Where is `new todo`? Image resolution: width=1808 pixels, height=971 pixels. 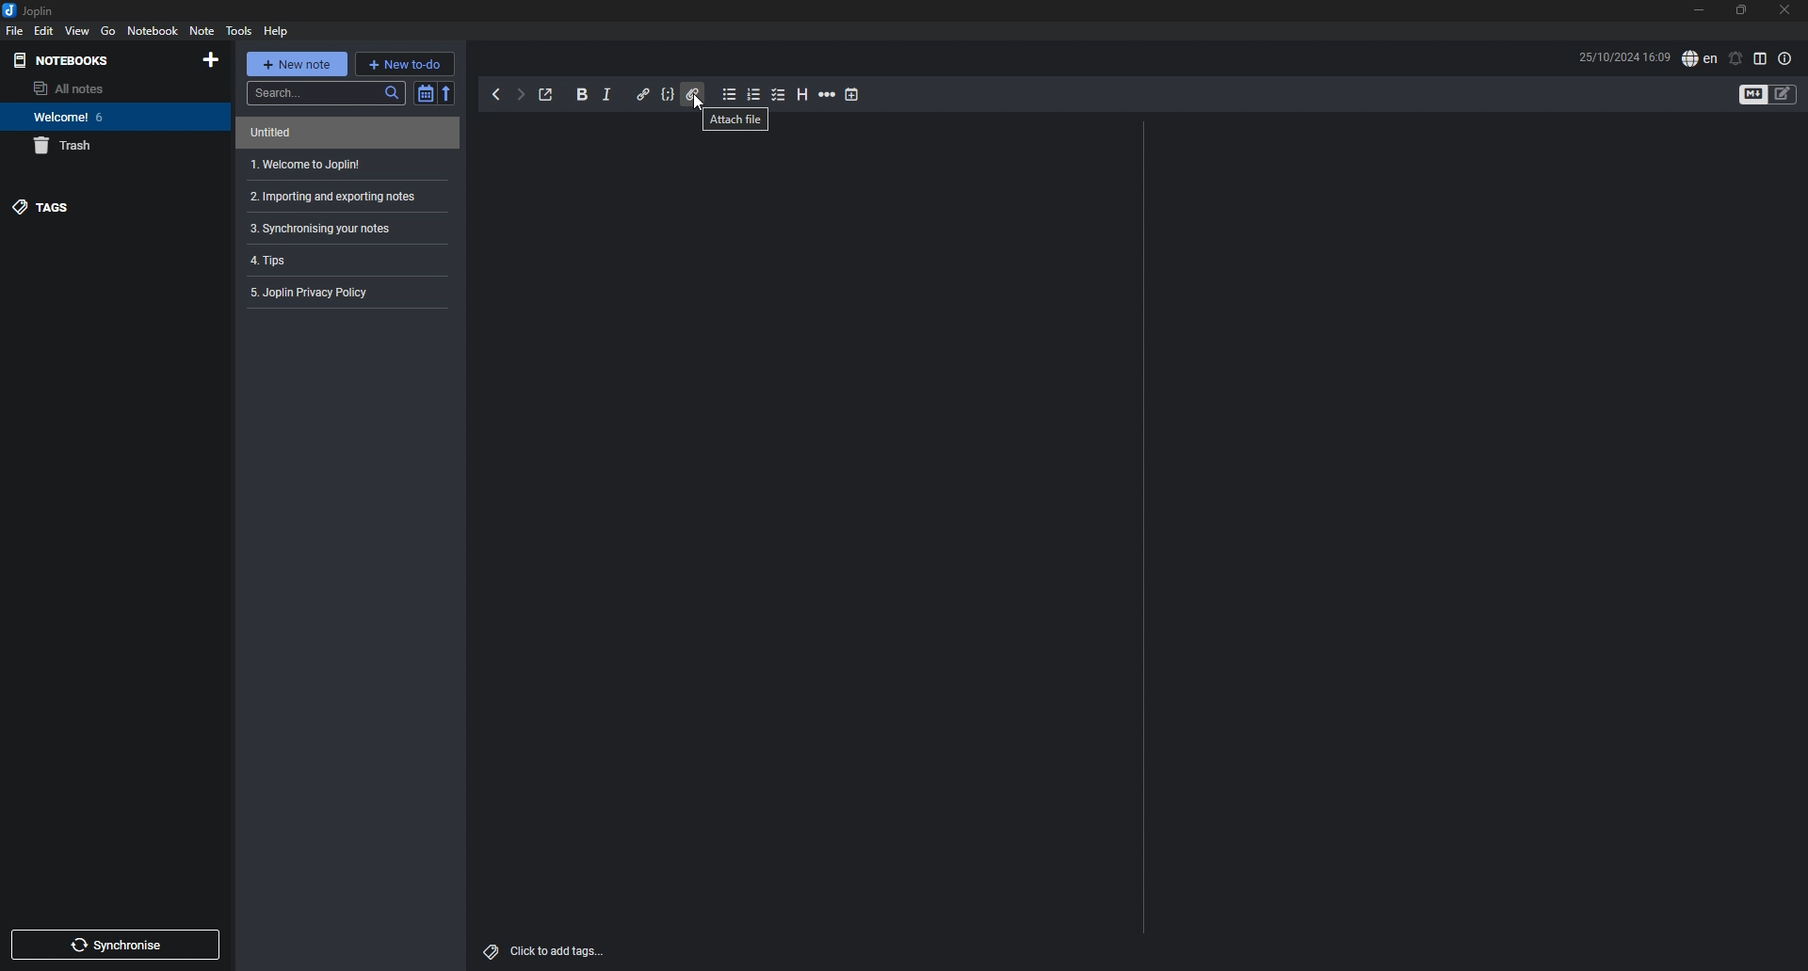 new todo is located at coordinates (404, 63).